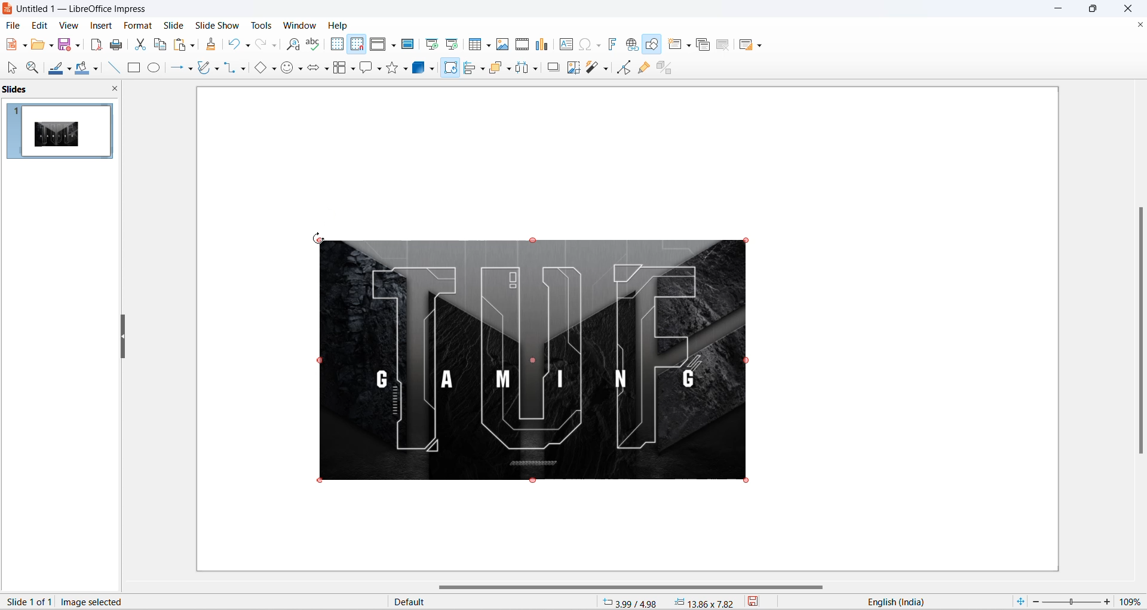  What do you see at coordinates (314, 70) in the screenshot?
I see `block arrows` at bounding box center [314, 70].